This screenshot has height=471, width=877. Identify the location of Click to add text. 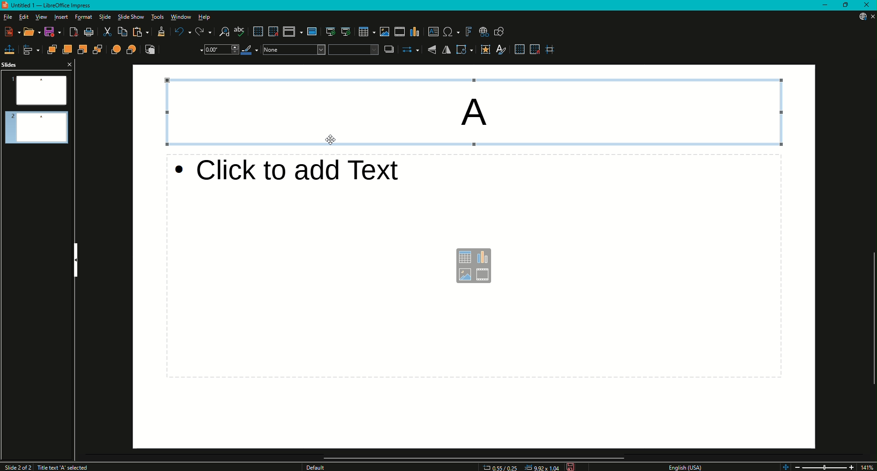
(301, 173).